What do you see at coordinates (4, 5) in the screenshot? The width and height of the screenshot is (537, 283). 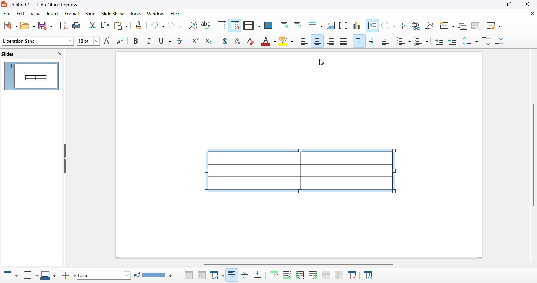 I see `logo` at bounding box center [4, 5].